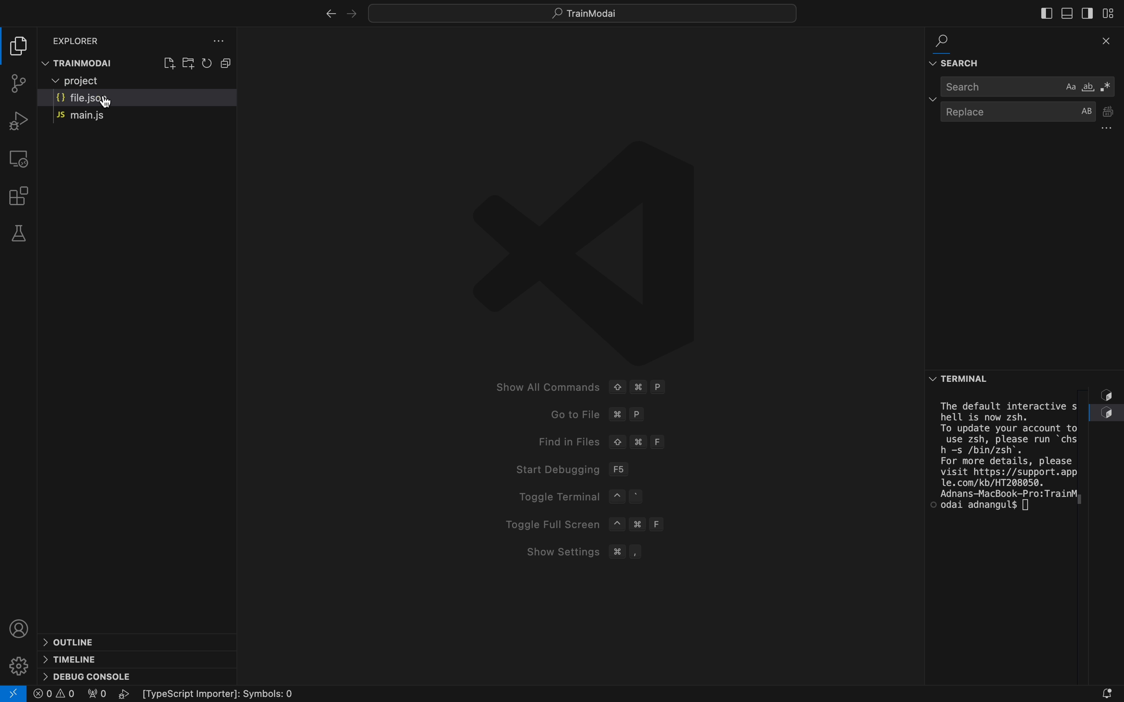 The width and height of the screenshot is (1124, 702). Describe the element at coordinates (113, 117) in the screenshot. I see `main.js` at that location.